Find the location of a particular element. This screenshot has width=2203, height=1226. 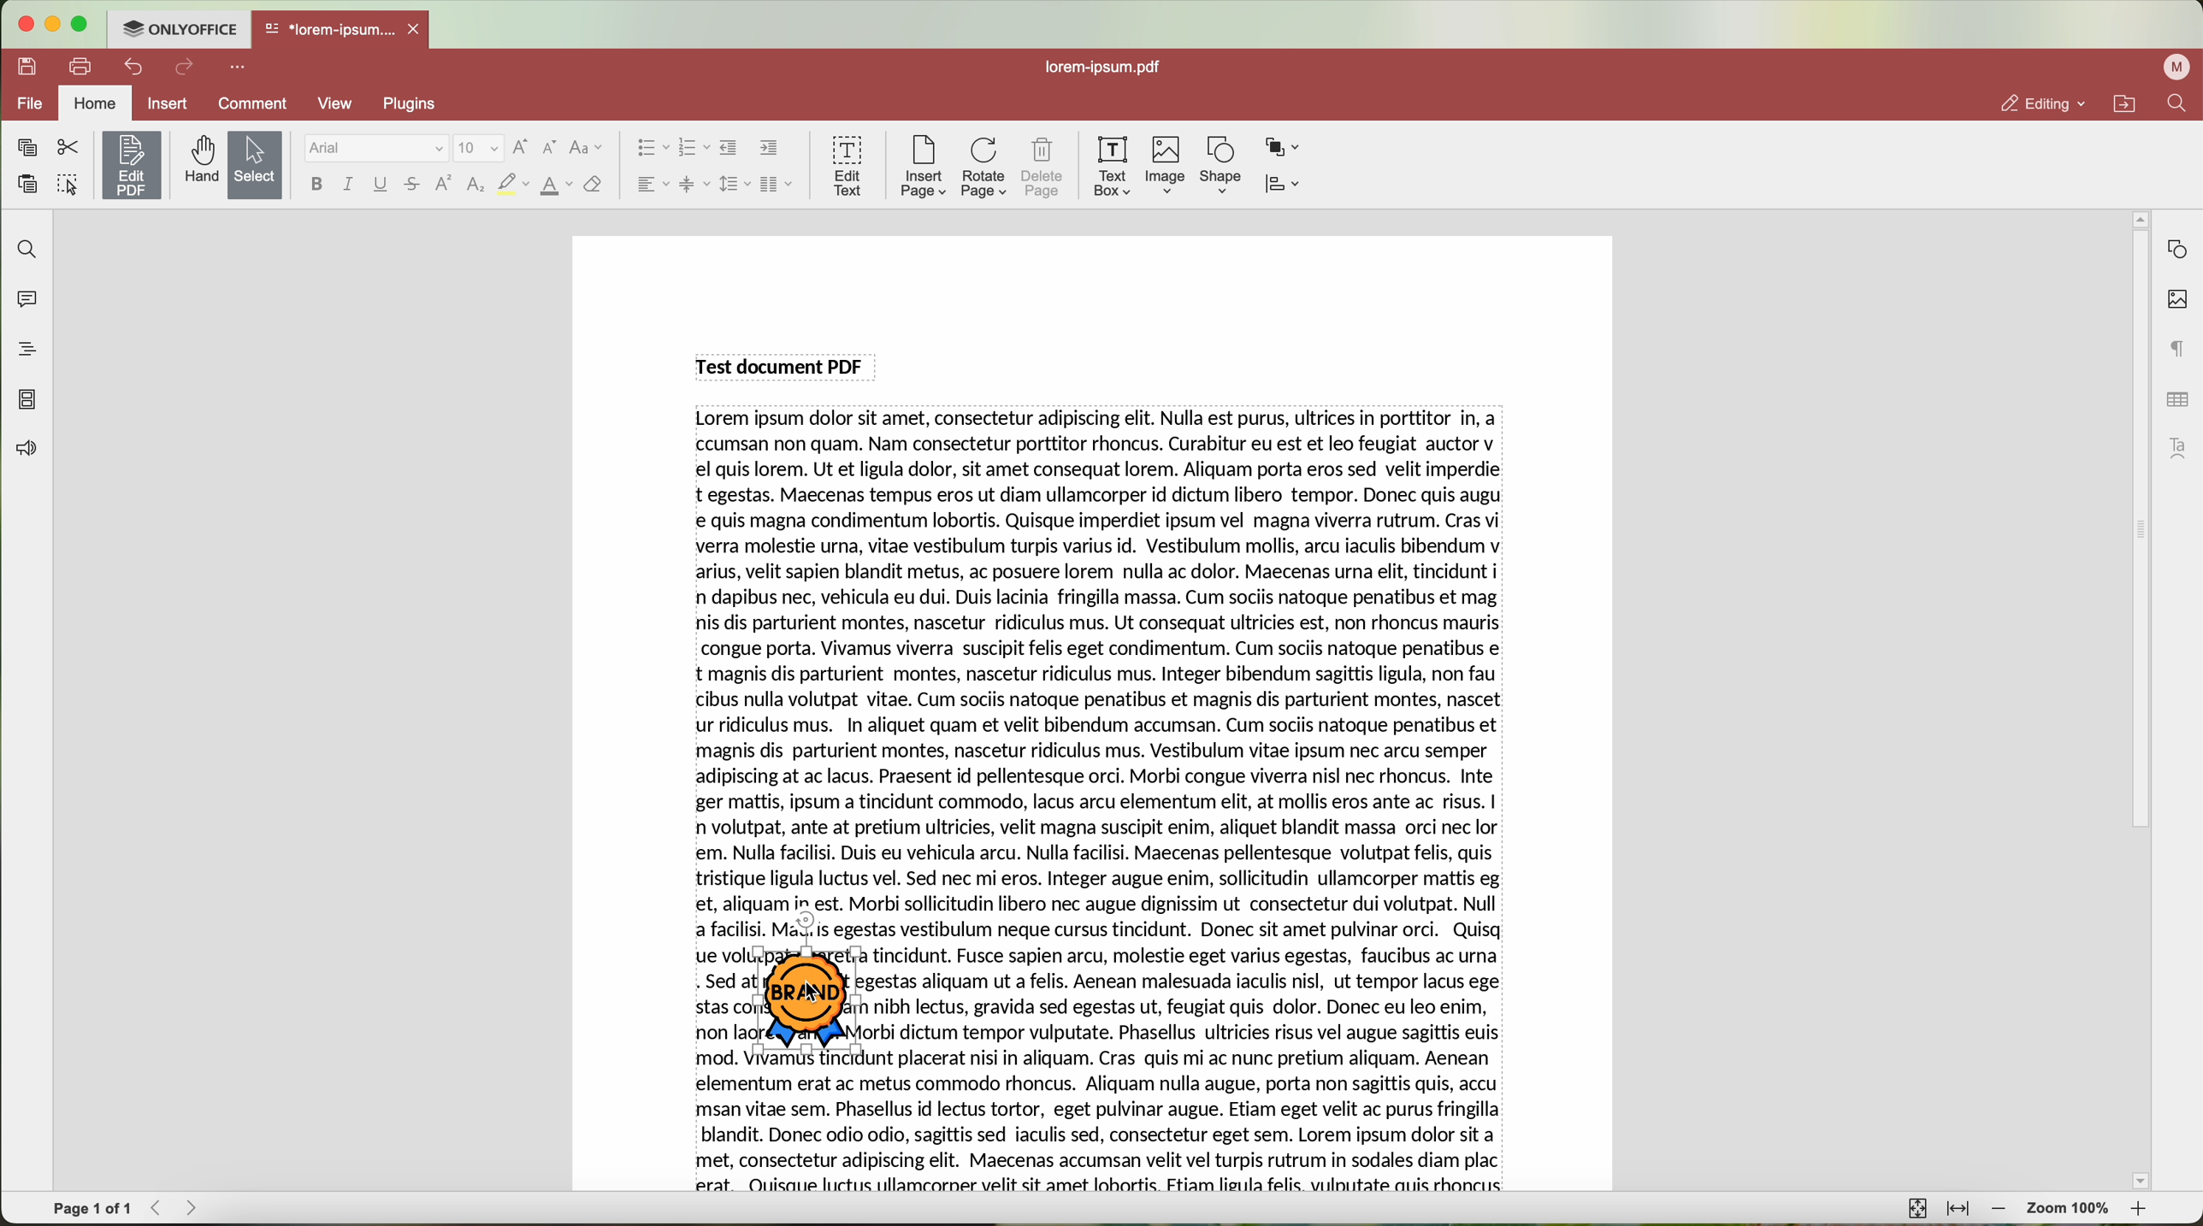

profile is located at coordinates (2180, 67).